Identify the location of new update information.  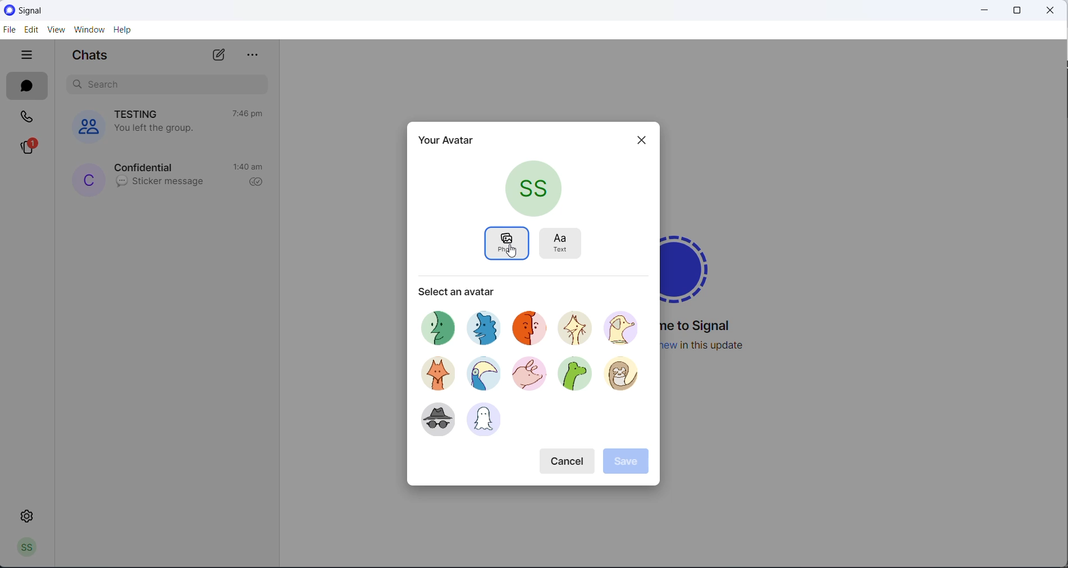
(712, 345).